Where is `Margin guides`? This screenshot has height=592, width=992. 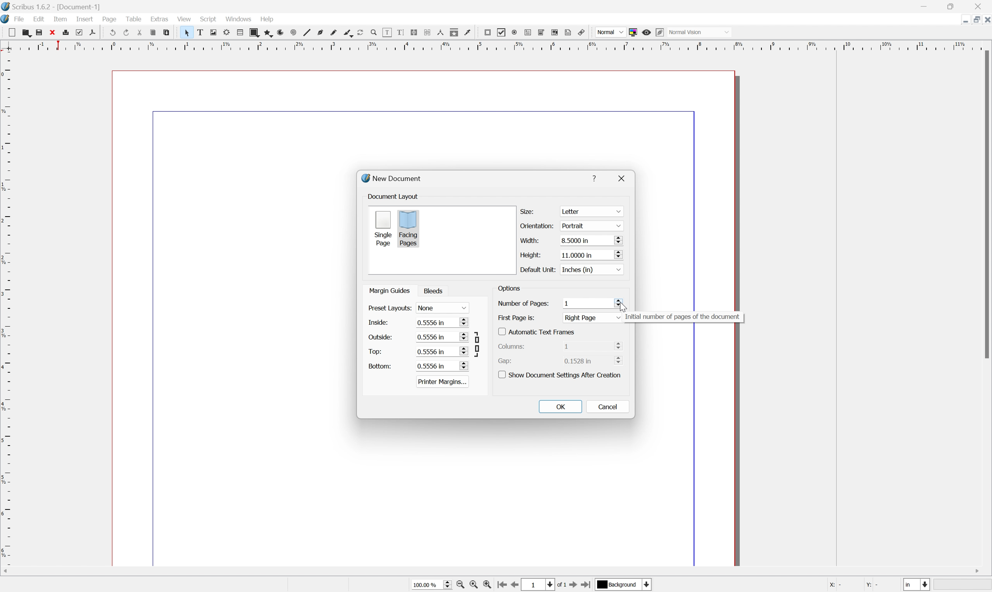 Margin guides is located at coordinates (389, 290).